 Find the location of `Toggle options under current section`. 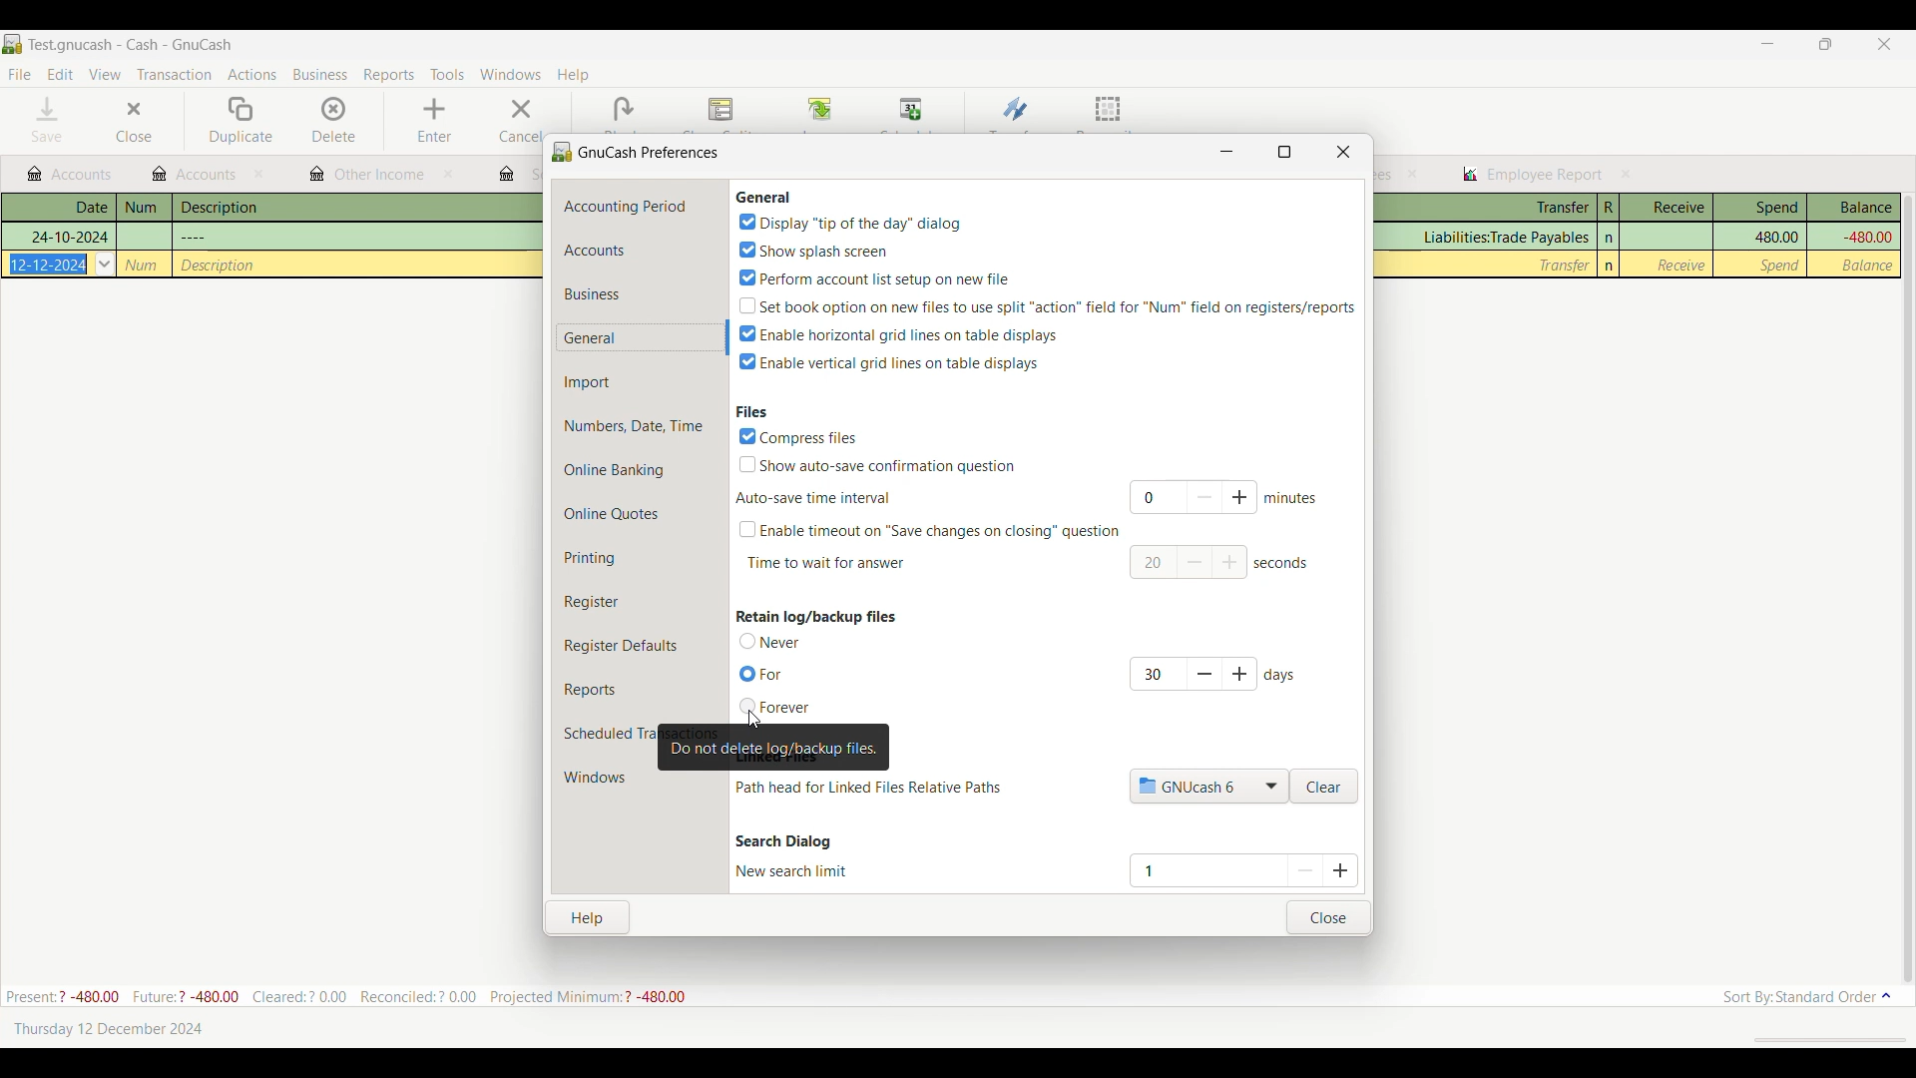

Toggle options under current section is located at coordinates (777, 641).